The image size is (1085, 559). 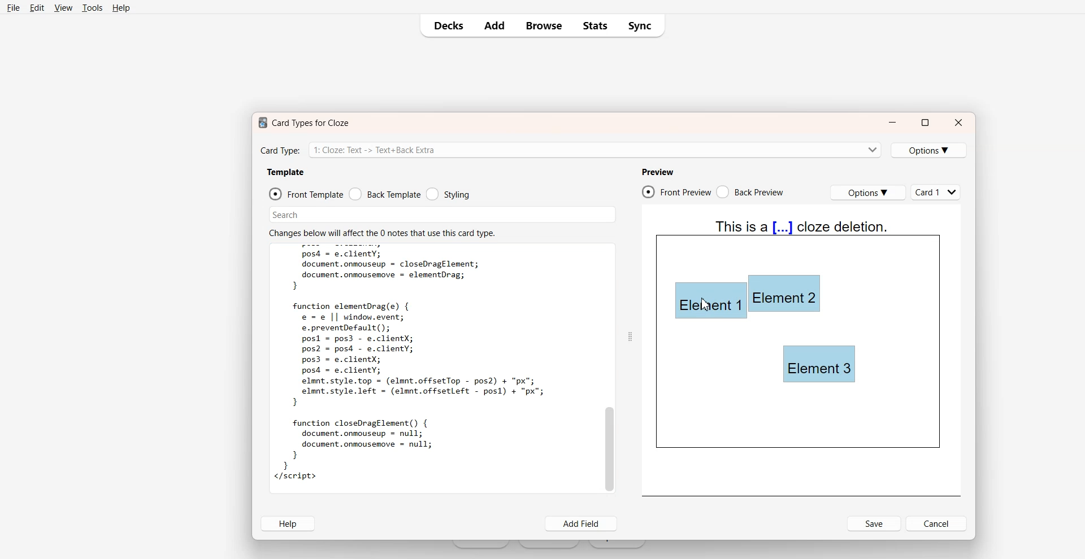 I want to click on Back Preview, so click(x=752, y=192).